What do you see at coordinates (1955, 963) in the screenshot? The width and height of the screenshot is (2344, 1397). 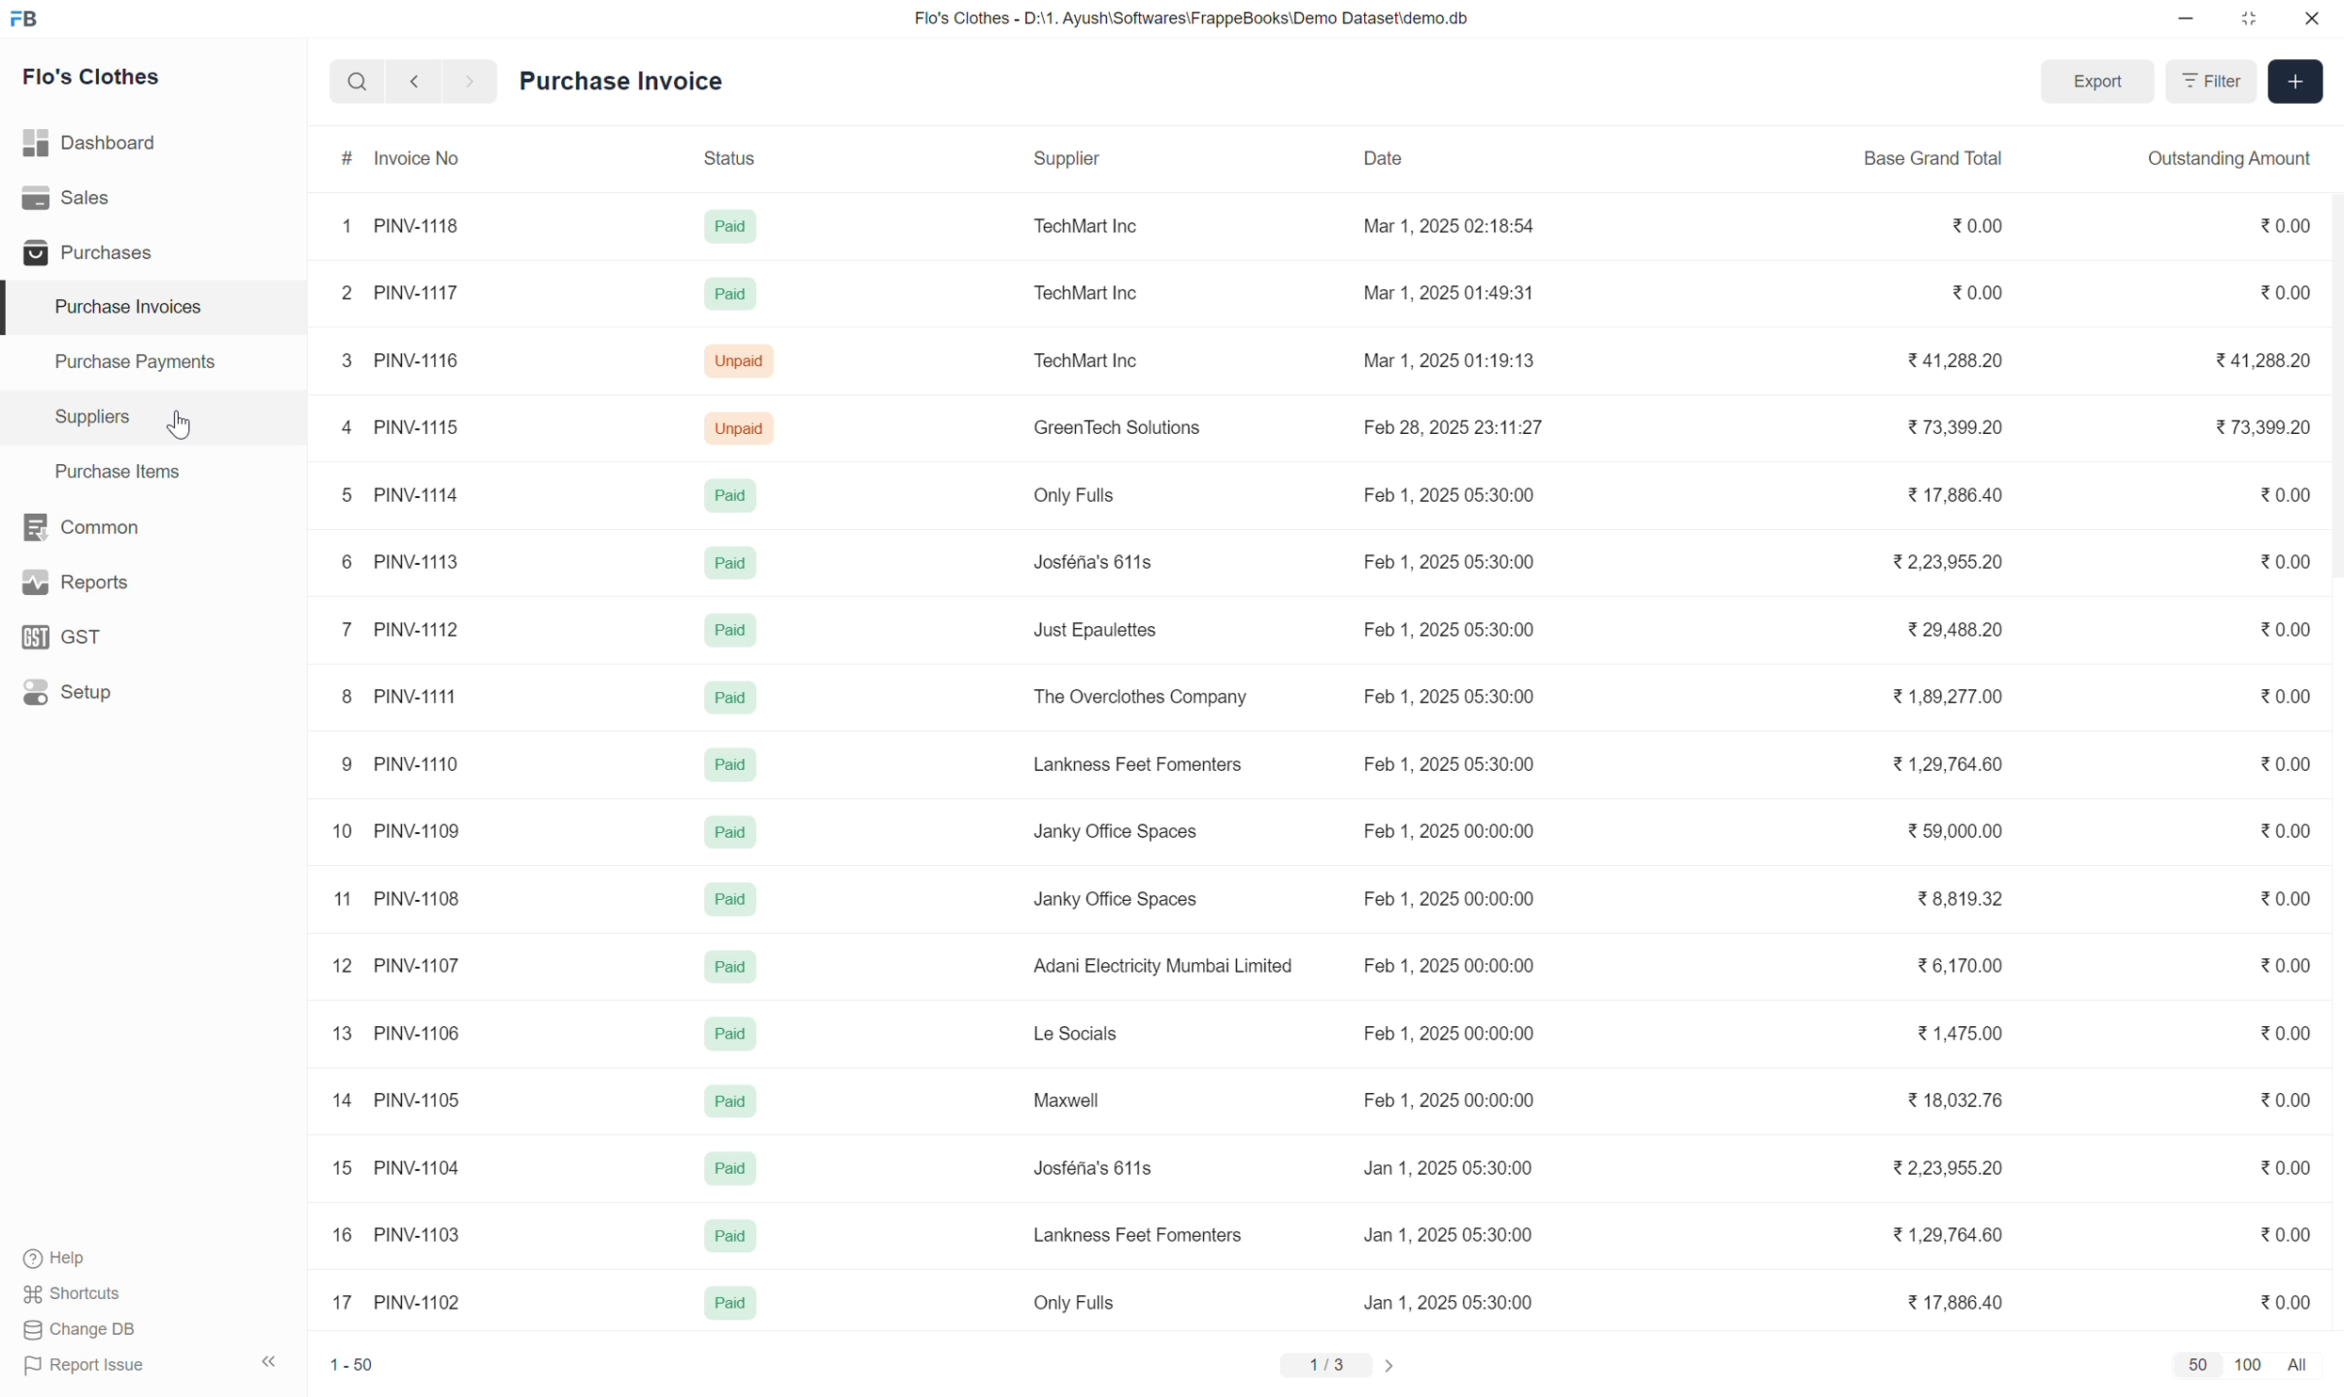 I see `%6,170.00` at bounding box center [1955, 963].